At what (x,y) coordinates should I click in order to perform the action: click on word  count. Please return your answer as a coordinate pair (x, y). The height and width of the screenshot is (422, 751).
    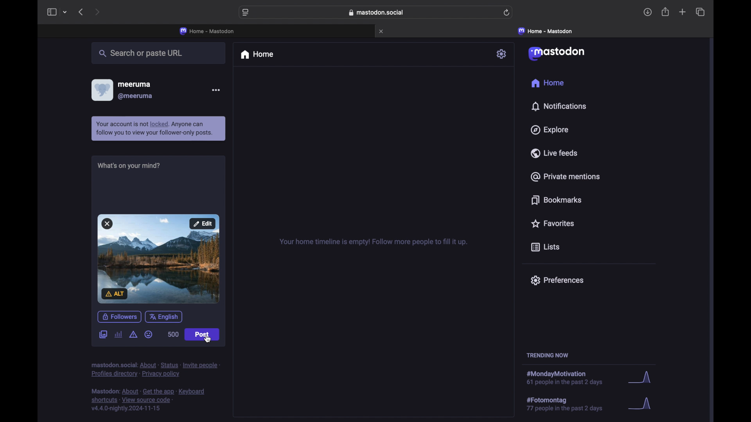
    Looking at the image, I should click on (173, 335).